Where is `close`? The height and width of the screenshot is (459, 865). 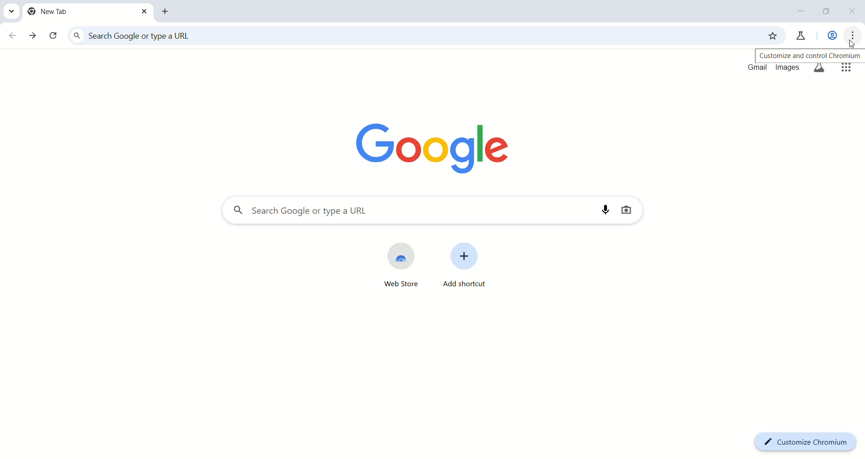
close is located at coordinates (855, 13).